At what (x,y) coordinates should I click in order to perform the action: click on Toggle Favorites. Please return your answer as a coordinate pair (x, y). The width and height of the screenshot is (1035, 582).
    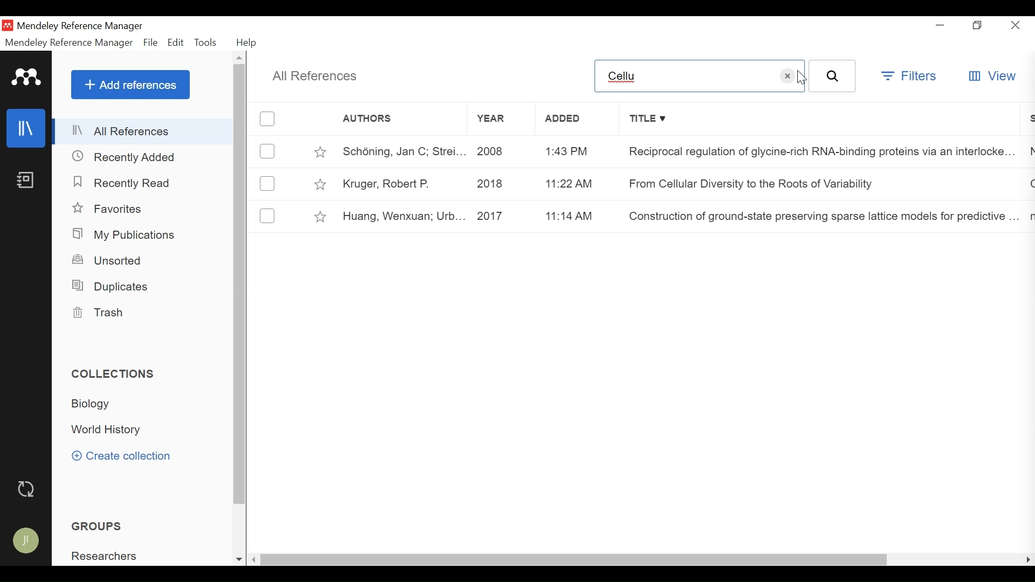
    Looking at the image, I should click on (321, 217).